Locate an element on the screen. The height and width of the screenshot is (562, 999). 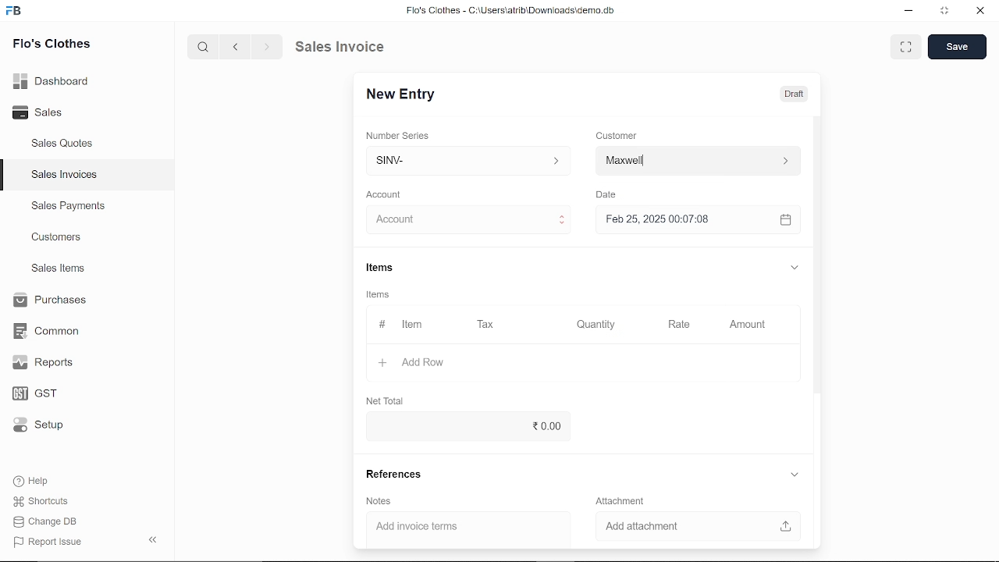
Reports is located at coordinates (47, 363).